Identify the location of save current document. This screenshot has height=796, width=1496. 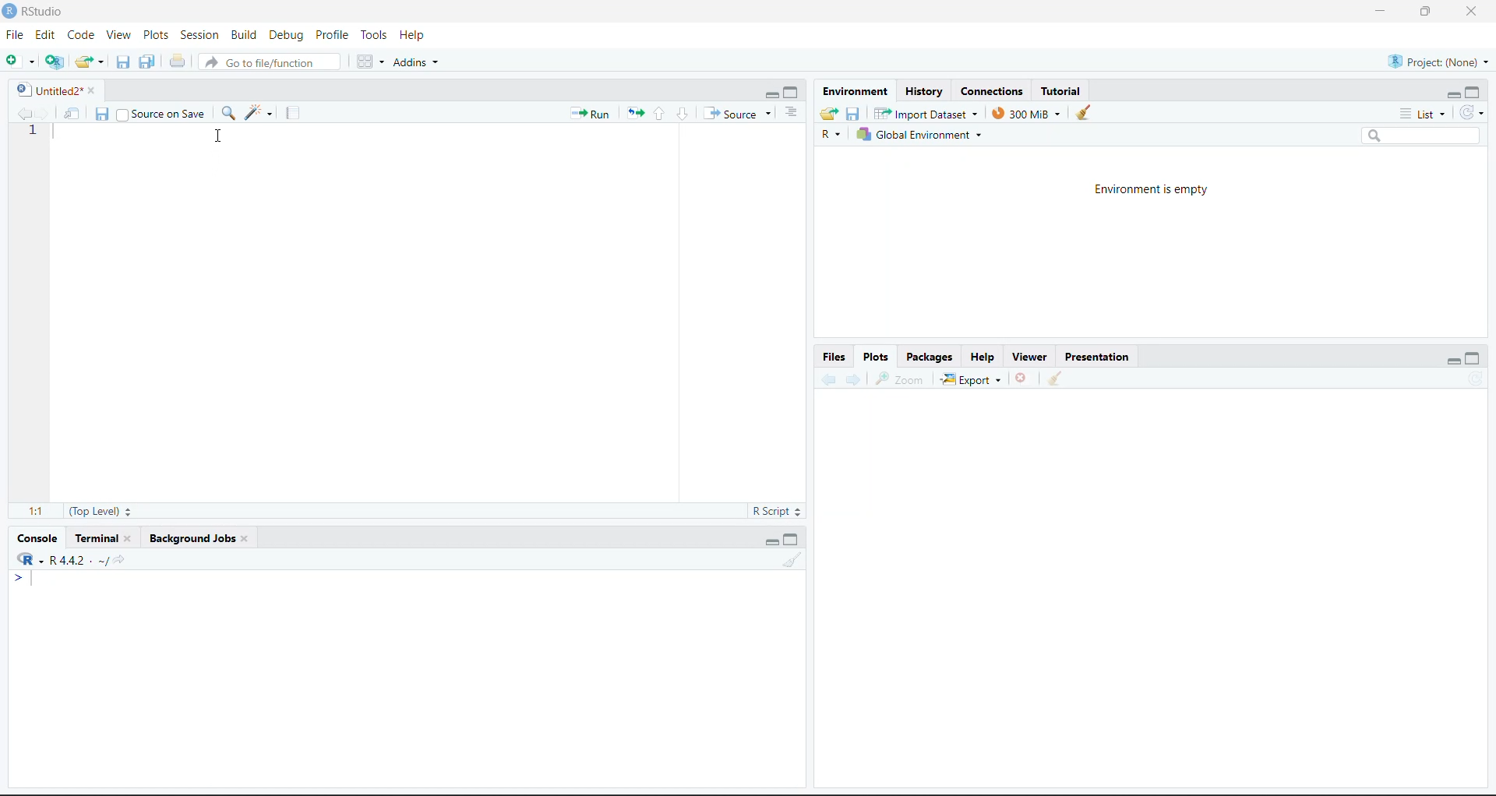
(101, 113).